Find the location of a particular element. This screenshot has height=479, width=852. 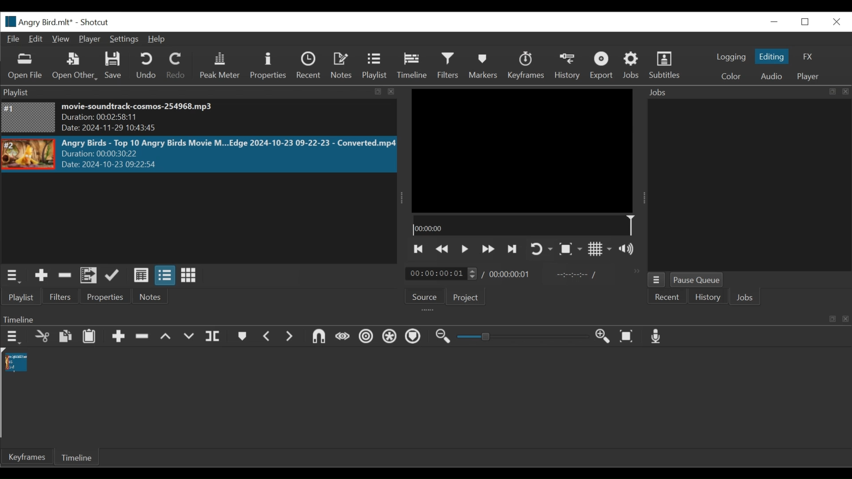

Image is located at coordinates (28, 154).